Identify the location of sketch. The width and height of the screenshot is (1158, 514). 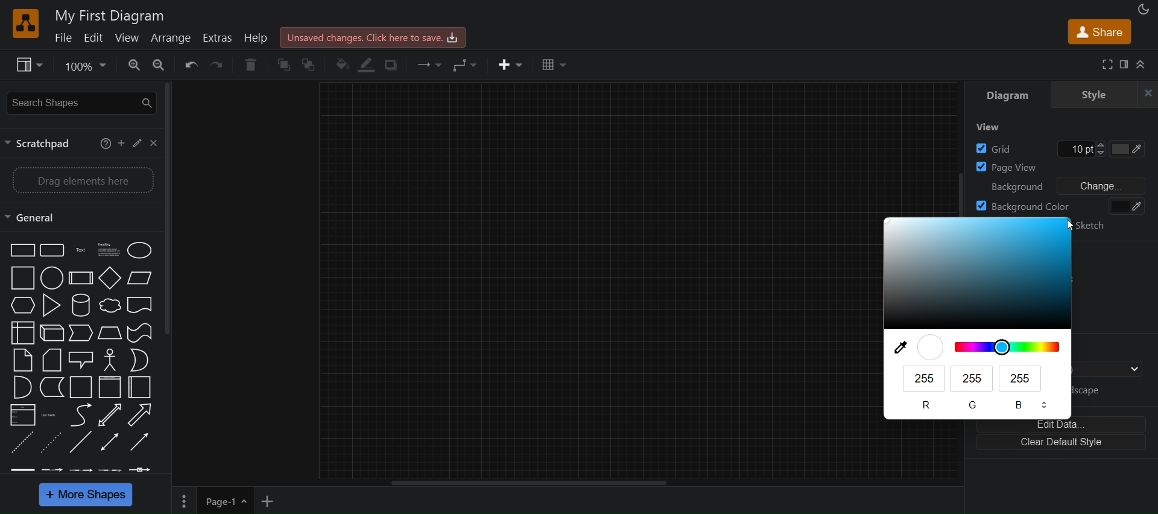
(1106, 227).